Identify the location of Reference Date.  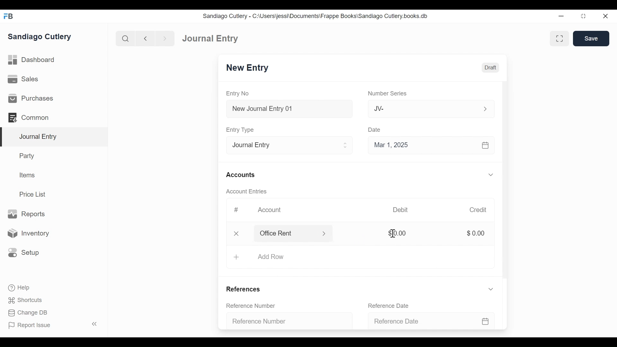
(389, 305).